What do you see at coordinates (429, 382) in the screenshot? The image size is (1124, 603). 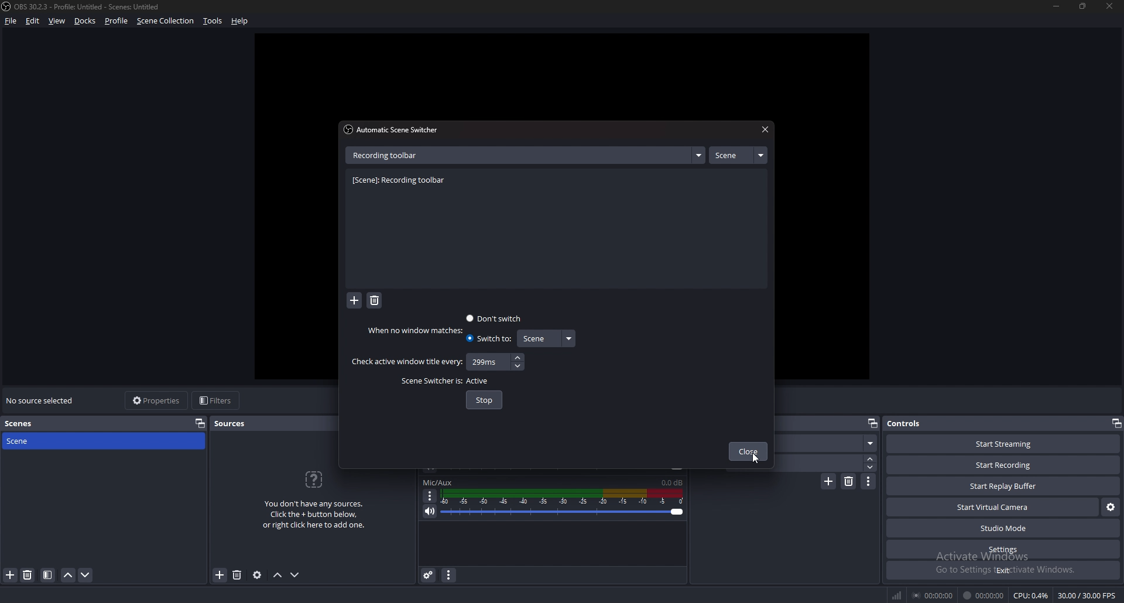 I see `scene swithcer is` at bounding box center [429, 382].